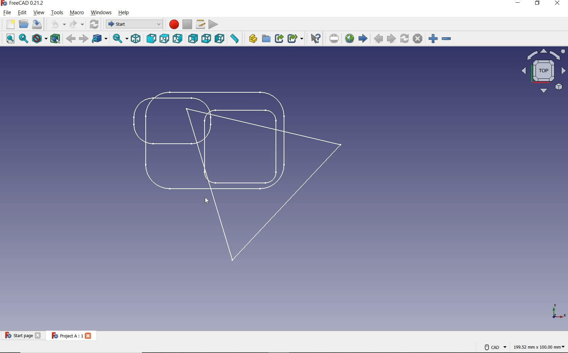 The height and width of the screenshot is (353, 568). What do you see at coordinates (230, 173) in the screenshot?
I see `PROJECT DESIGN` at bounding box center [230, 173].